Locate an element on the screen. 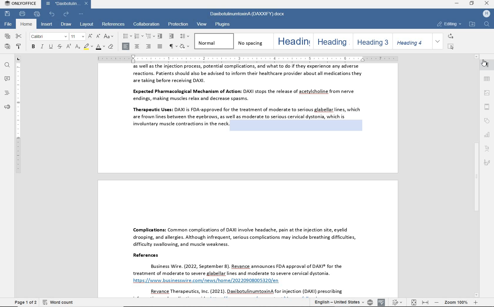 The image size is (494, 307). font size is located at coordinates (77, 37).